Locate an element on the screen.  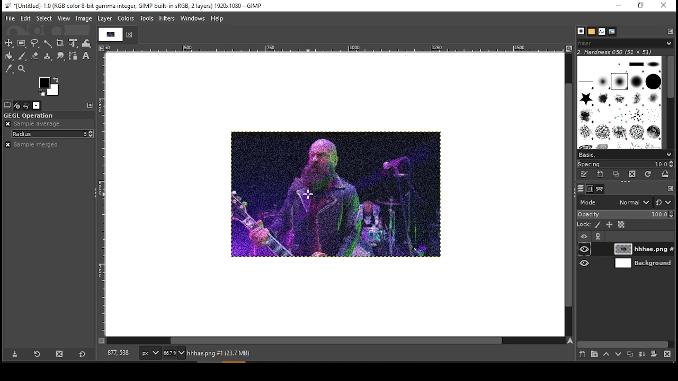
duplicate this brush is located at coordinates (618, 175).